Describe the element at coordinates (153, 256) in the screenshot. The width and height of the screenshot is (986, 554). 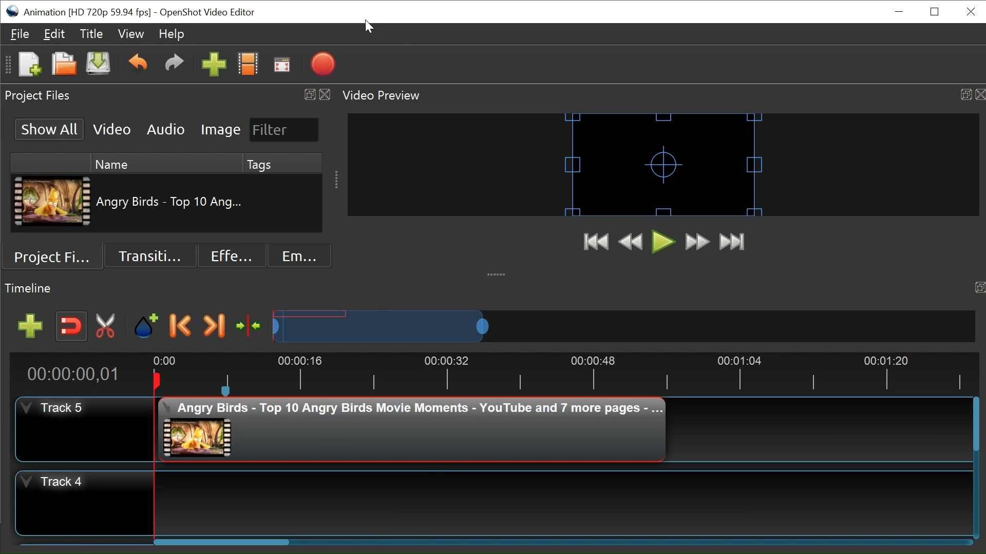
I see `Transition` at that location.